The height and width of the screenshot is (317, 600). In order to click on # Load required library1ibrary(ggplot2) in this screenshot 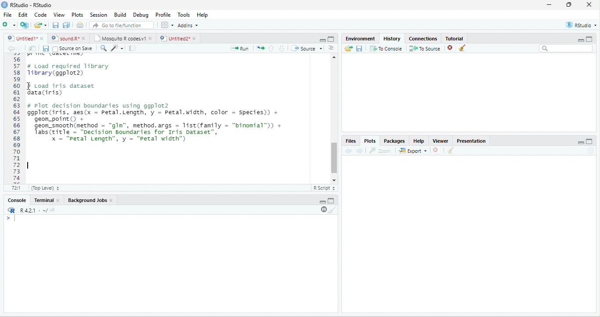, I will do `click(69, 70)`.